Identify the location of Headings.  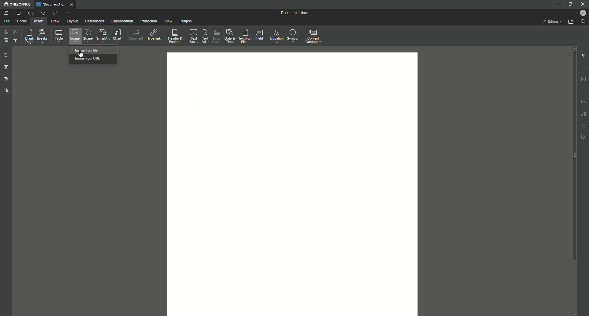
(6, 79).